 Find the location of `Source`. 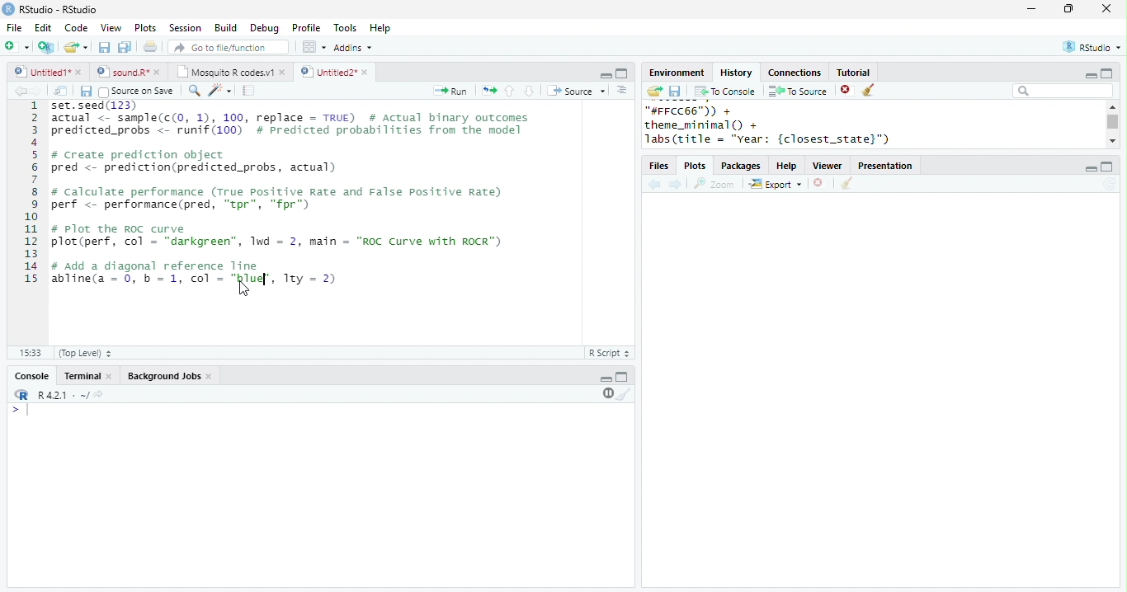

Source is located at coordinates (578, 91).